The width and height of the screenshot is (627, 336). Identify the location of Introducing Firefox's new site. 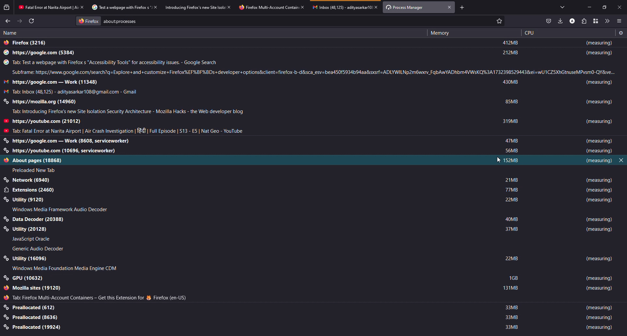
(192, 8).